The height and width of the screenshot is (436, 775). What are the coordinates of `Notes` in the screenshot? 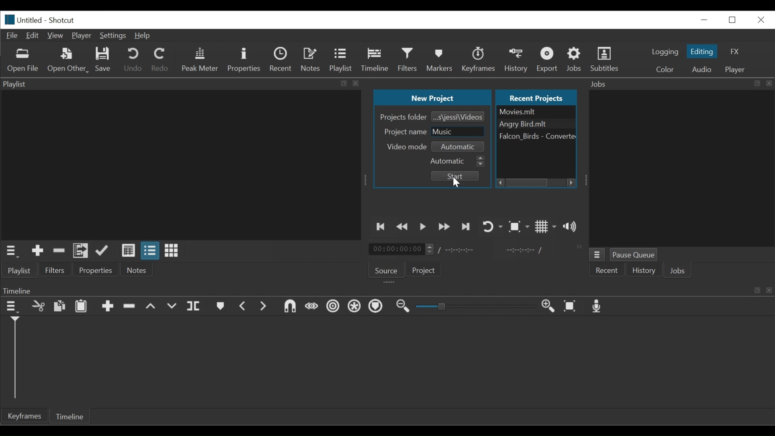 It's located at (137, 270).